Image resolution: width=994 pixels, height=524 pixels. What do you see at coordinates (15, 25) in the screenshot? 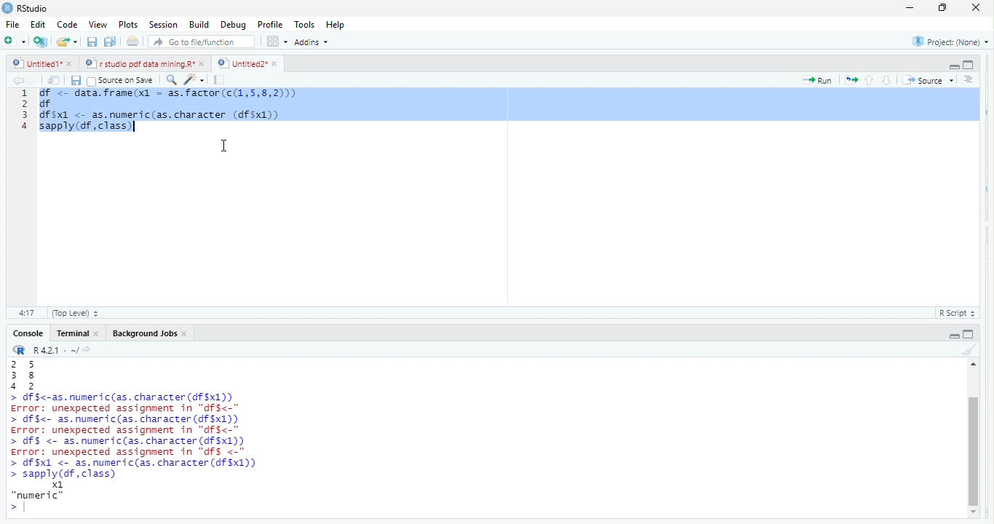
I see `file` at bounding box center [15, 25].